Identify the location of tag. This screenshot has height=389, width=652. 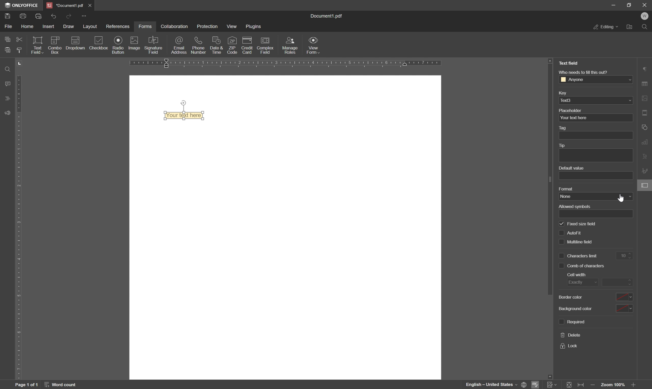
(564, 128).